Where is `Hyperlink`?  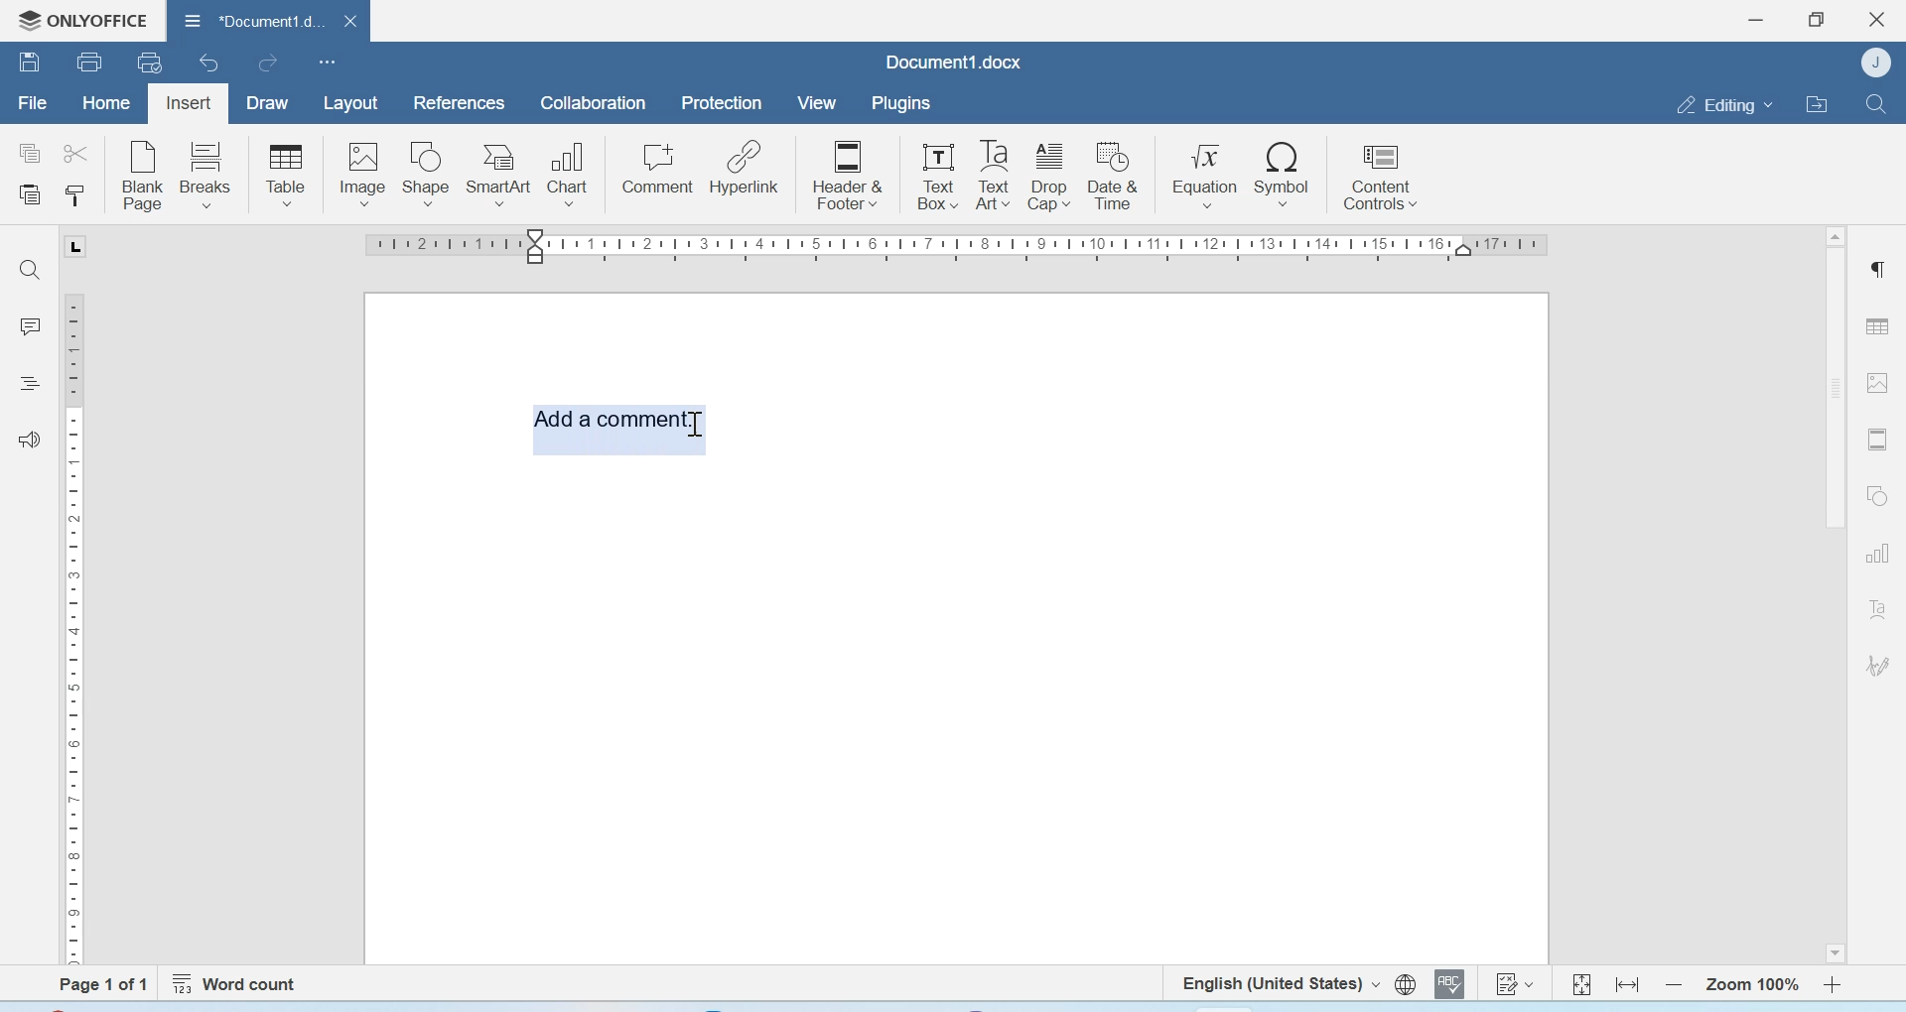 Hyperlink is located at coordinates (744, 168).